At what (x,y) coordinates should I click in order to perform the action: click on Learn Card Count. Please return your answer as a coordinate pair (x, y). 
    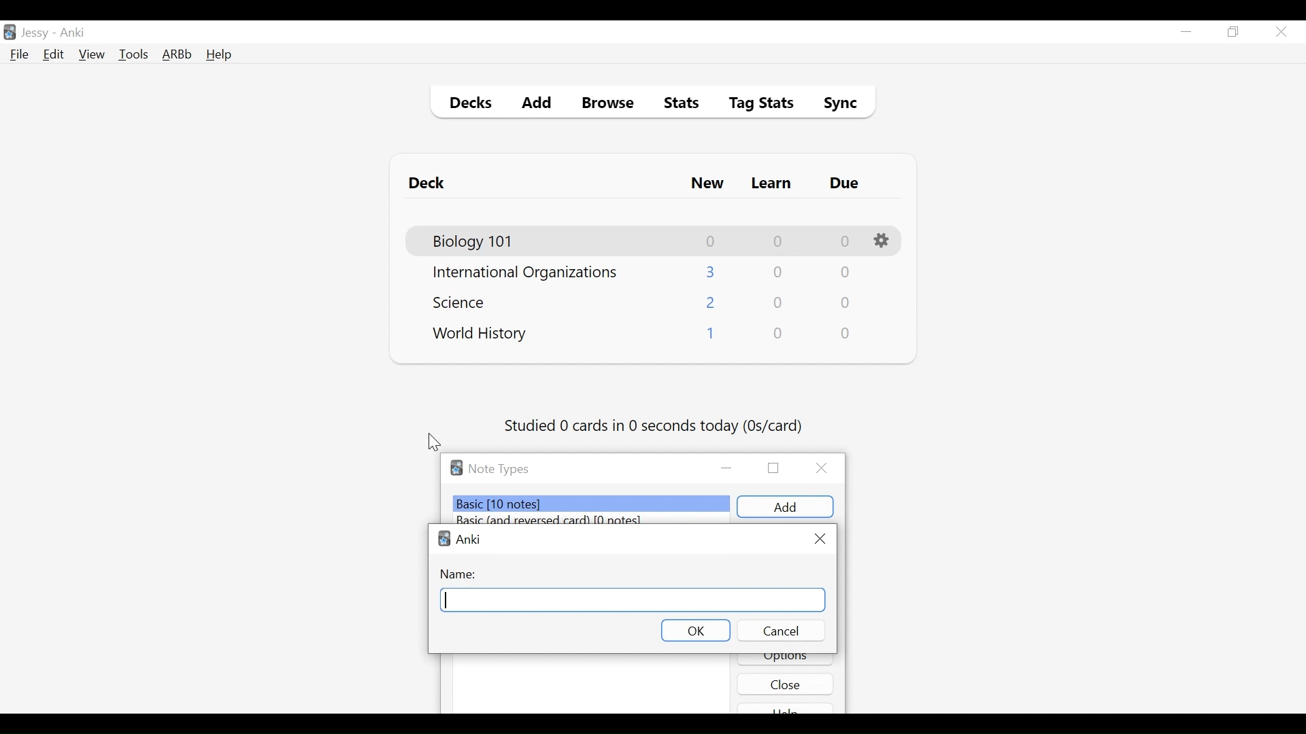
    Looking at the image, I should click on (777, 241).